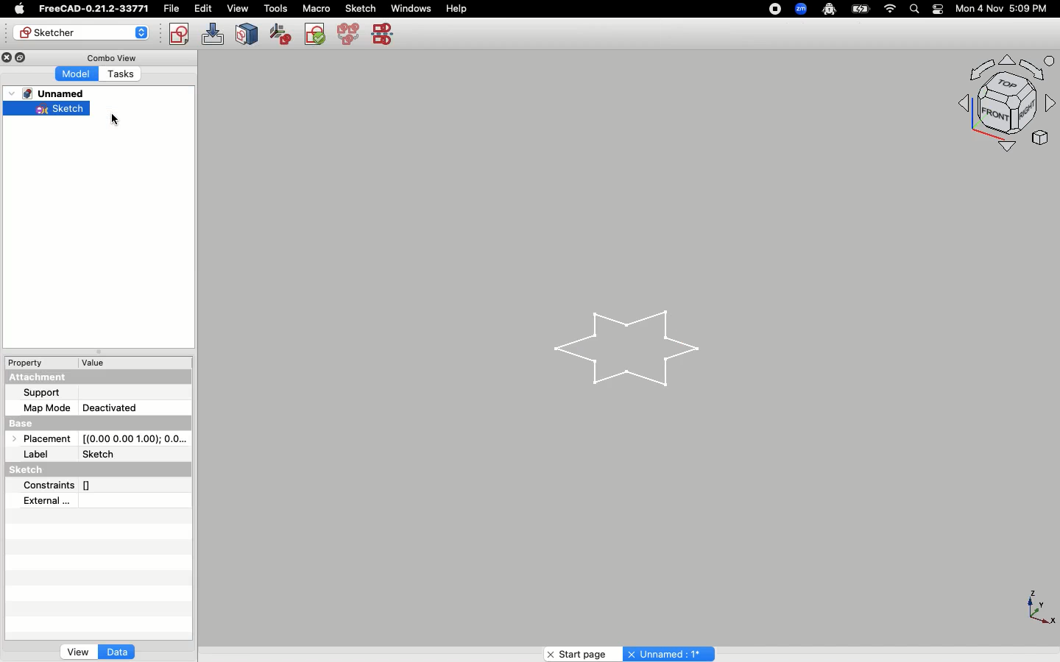 Image resolution: width=1060 pixels, height=662 pixels. I want to click on Cursor, so click(117, 118).